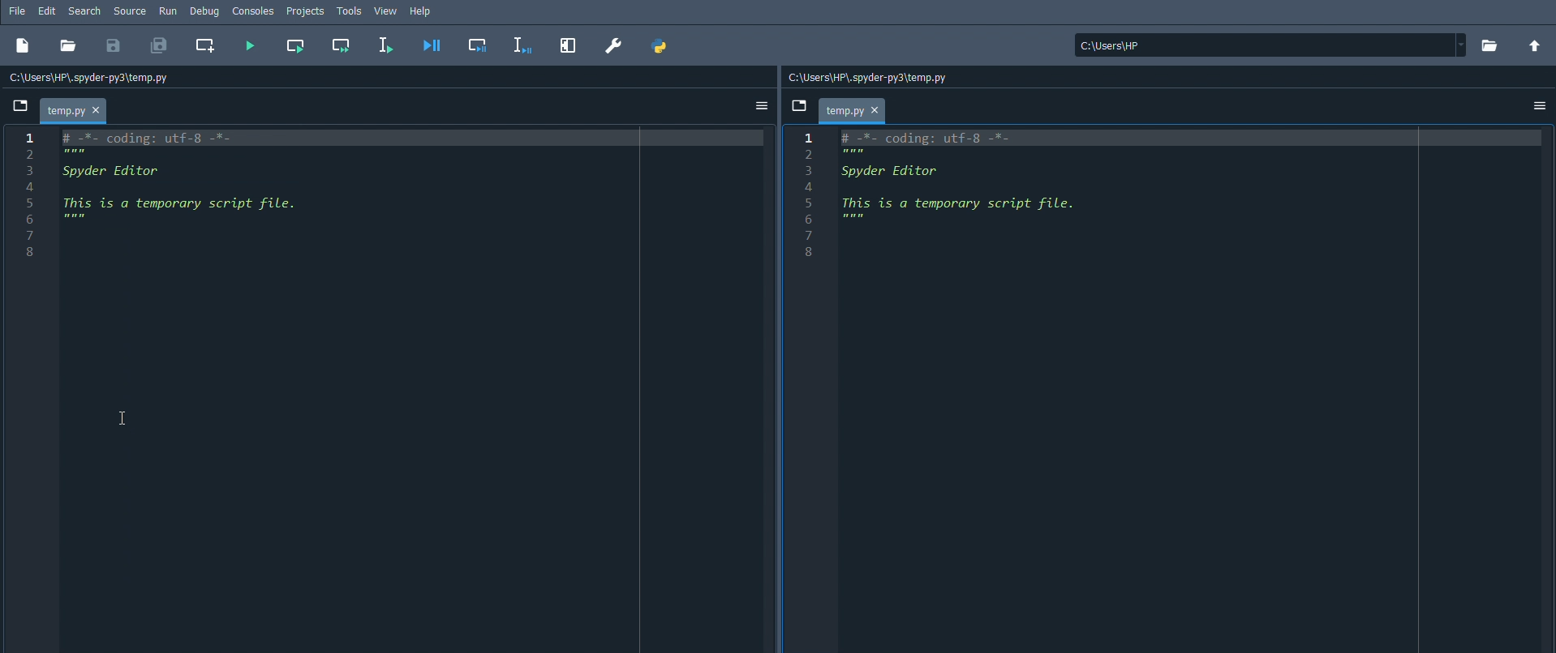 The image size is (1556, 653). I want to click on Source, so click(130, 12).